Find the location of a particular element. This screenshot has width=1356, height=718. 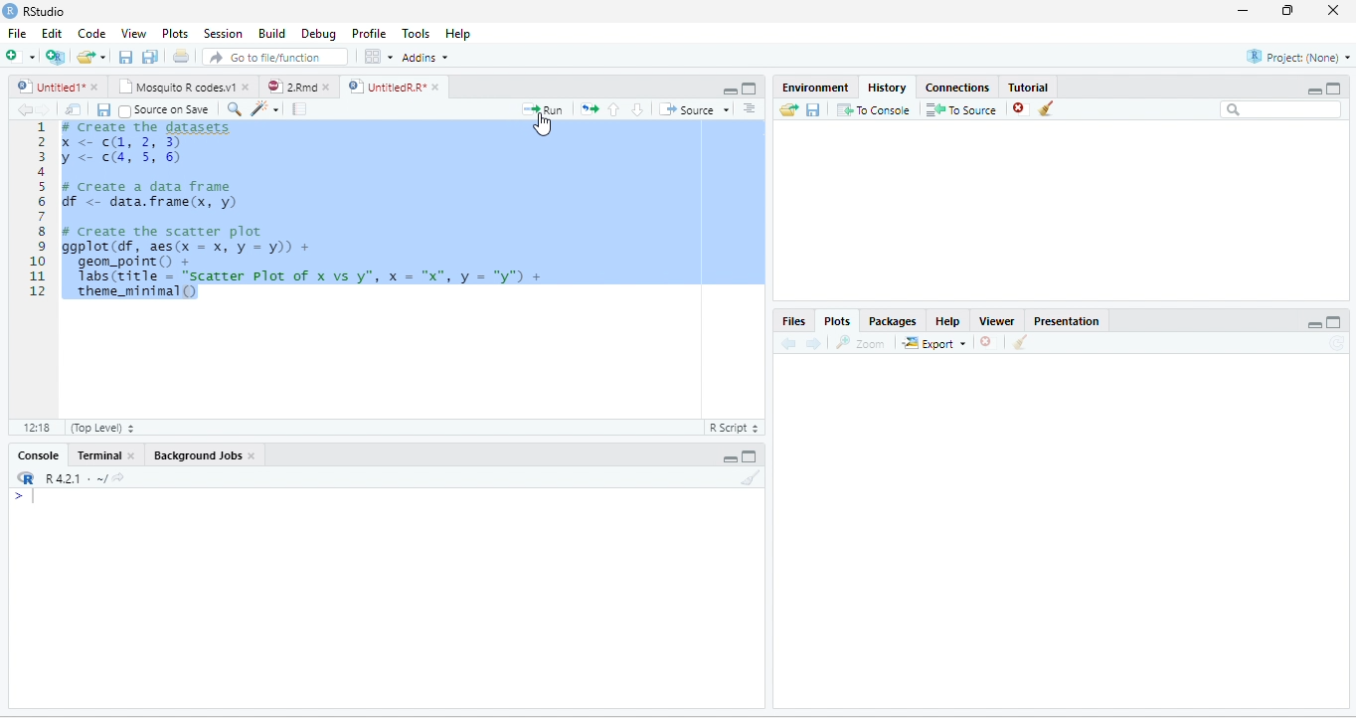

Go forward to next source location is located at coordinates (44, 110).